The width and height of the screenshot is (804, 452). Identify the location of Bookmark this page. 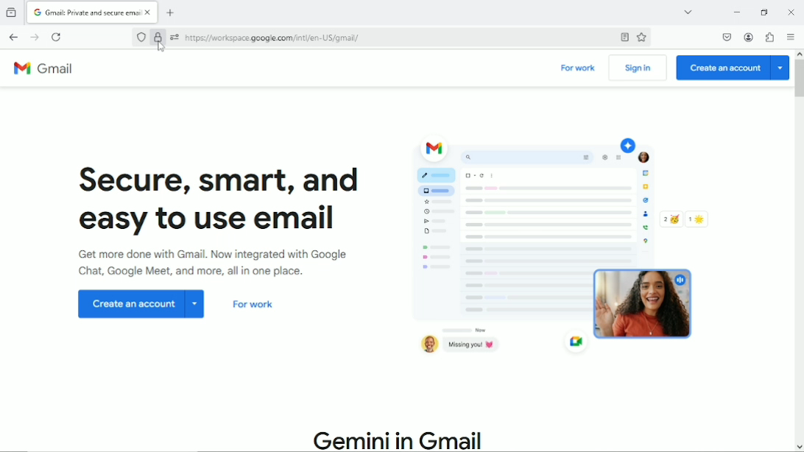
(641, 38).